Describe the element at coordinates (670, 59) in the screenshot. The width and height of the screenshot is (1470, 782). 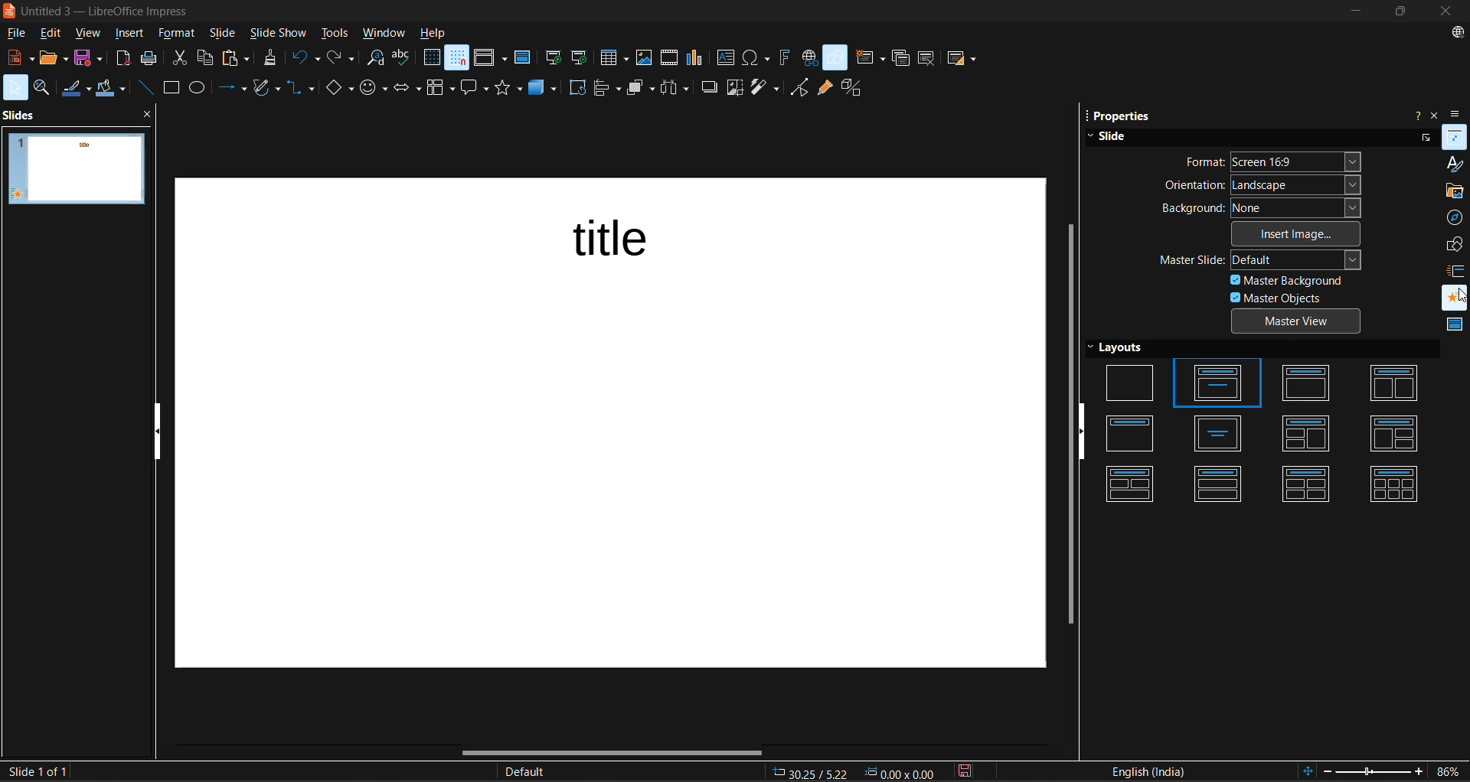
I see `insert audio or video` at that location.